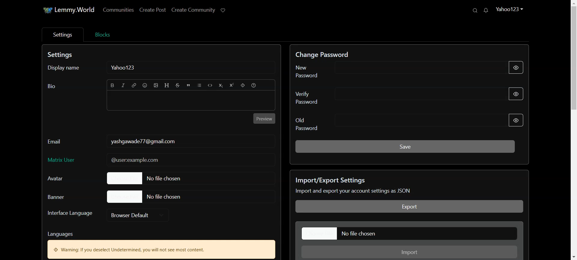 The image size is (577, 260). I want to click on Hyperlink, so click(134, 86).